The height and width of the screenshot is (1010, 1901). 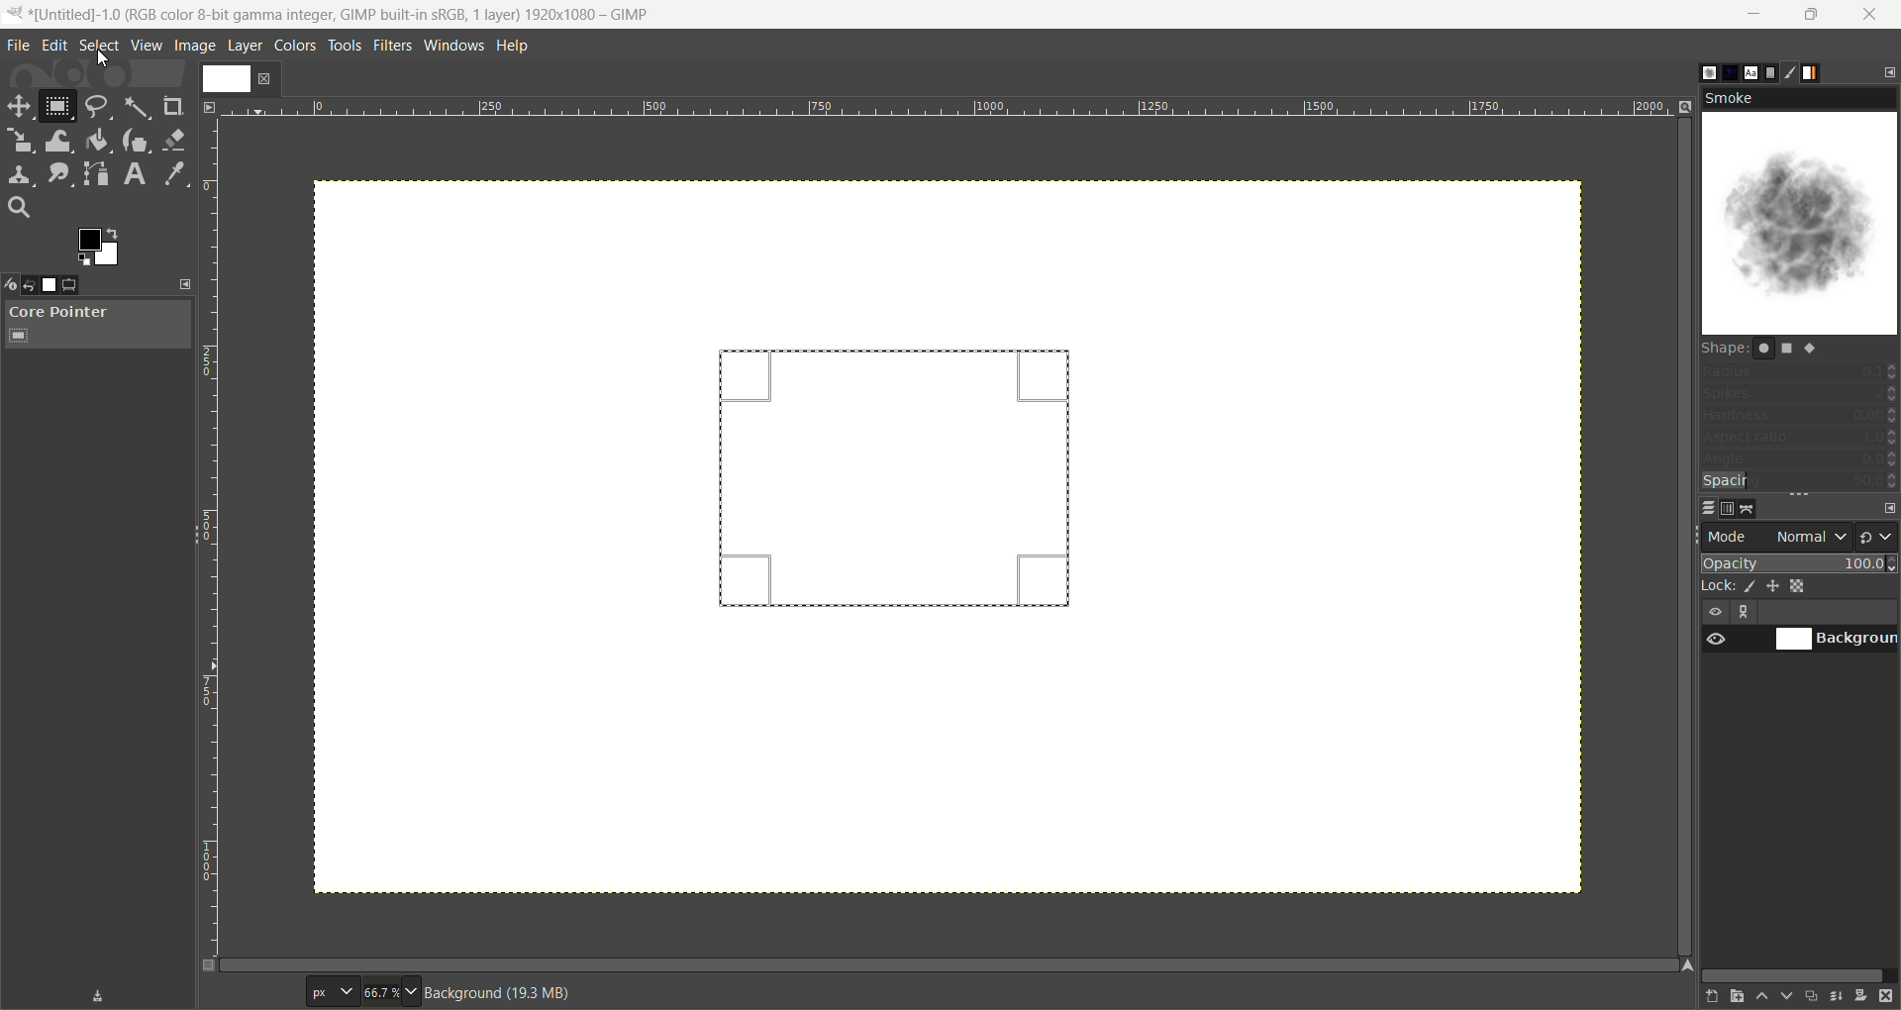 I want to click on pixel, so click(x=334, y=992).